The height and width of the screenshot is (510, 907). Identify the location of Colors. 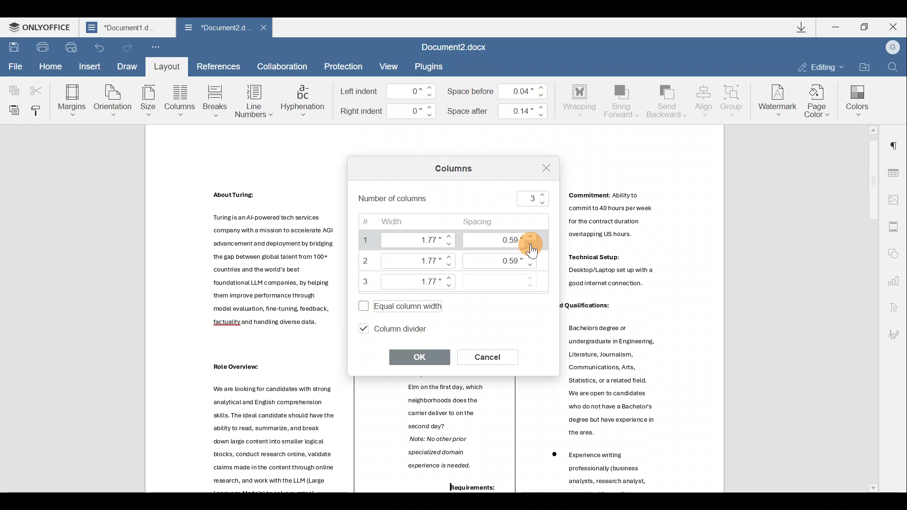
(857, 98).